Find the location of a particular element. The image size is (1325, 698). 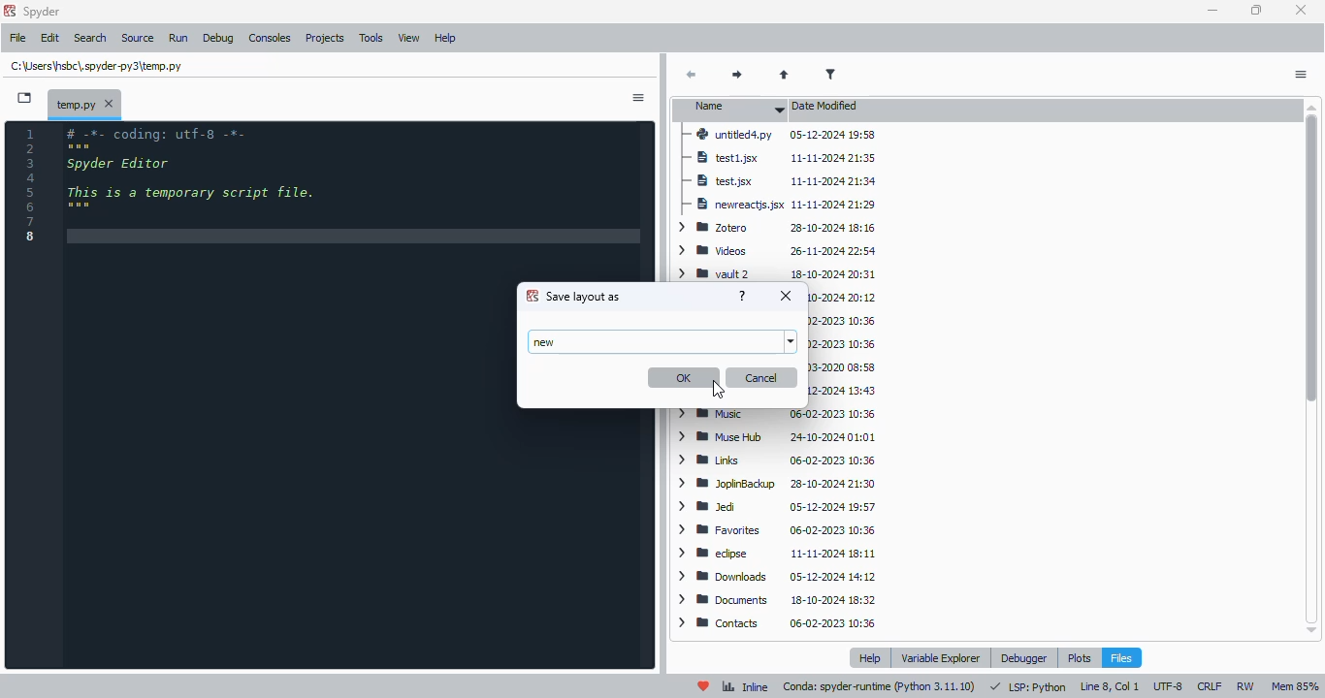

spyder is located at coordinates (43, 12).